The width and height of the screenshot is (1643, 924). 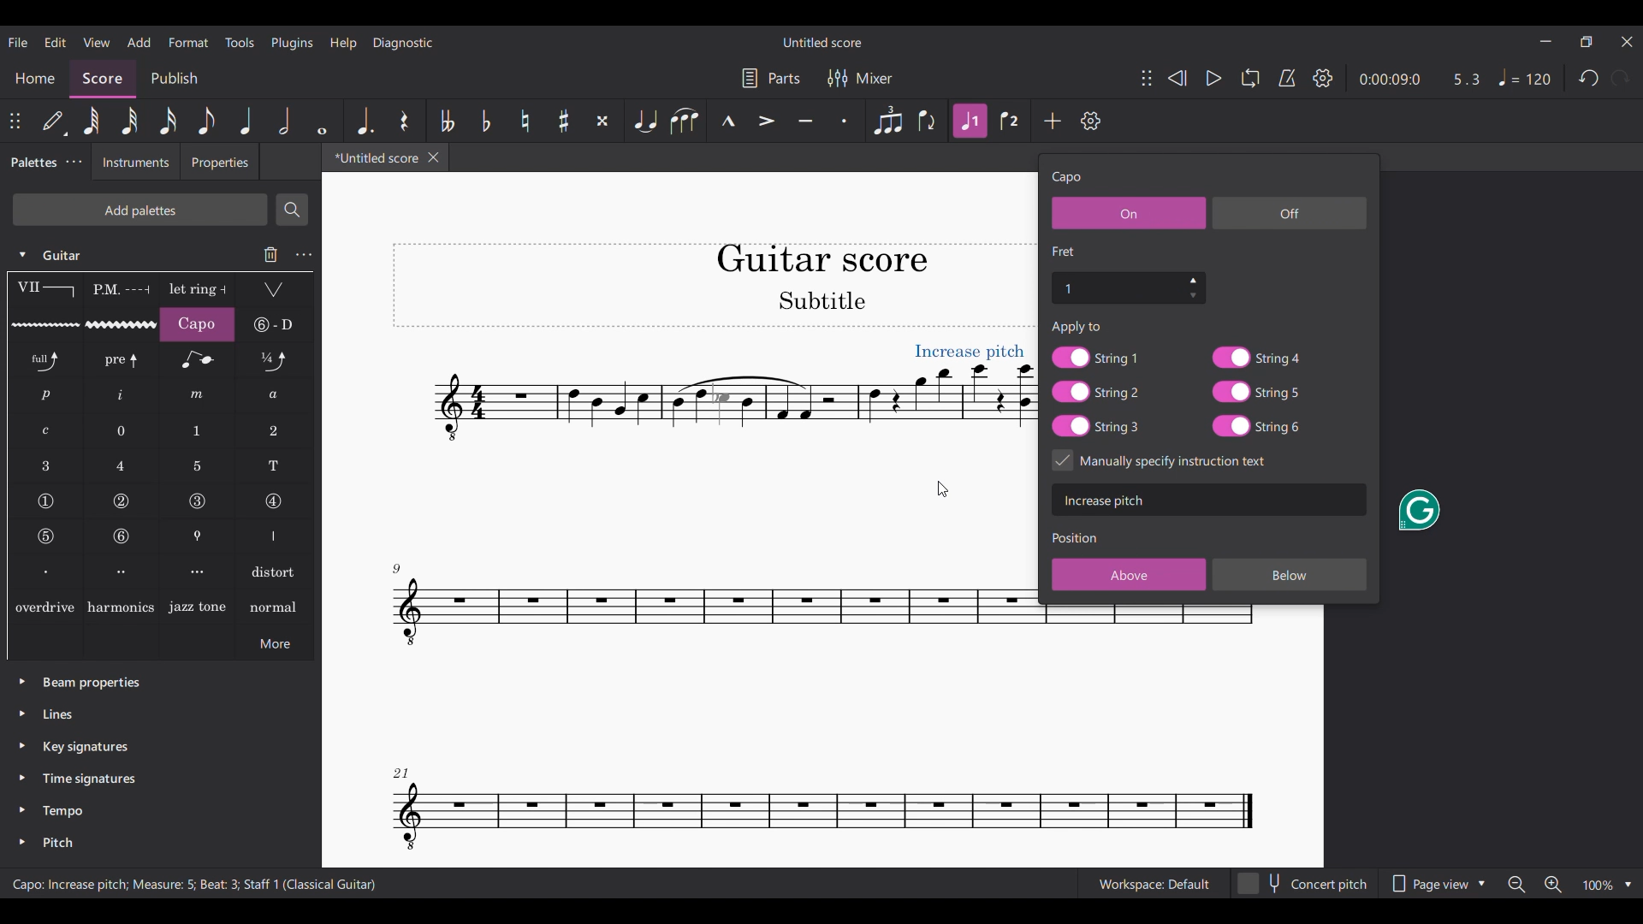 What do you see at coordinates (403, 44) in the screenshot?
I see `Diagnostic menu` at bounding box center [403, 44].